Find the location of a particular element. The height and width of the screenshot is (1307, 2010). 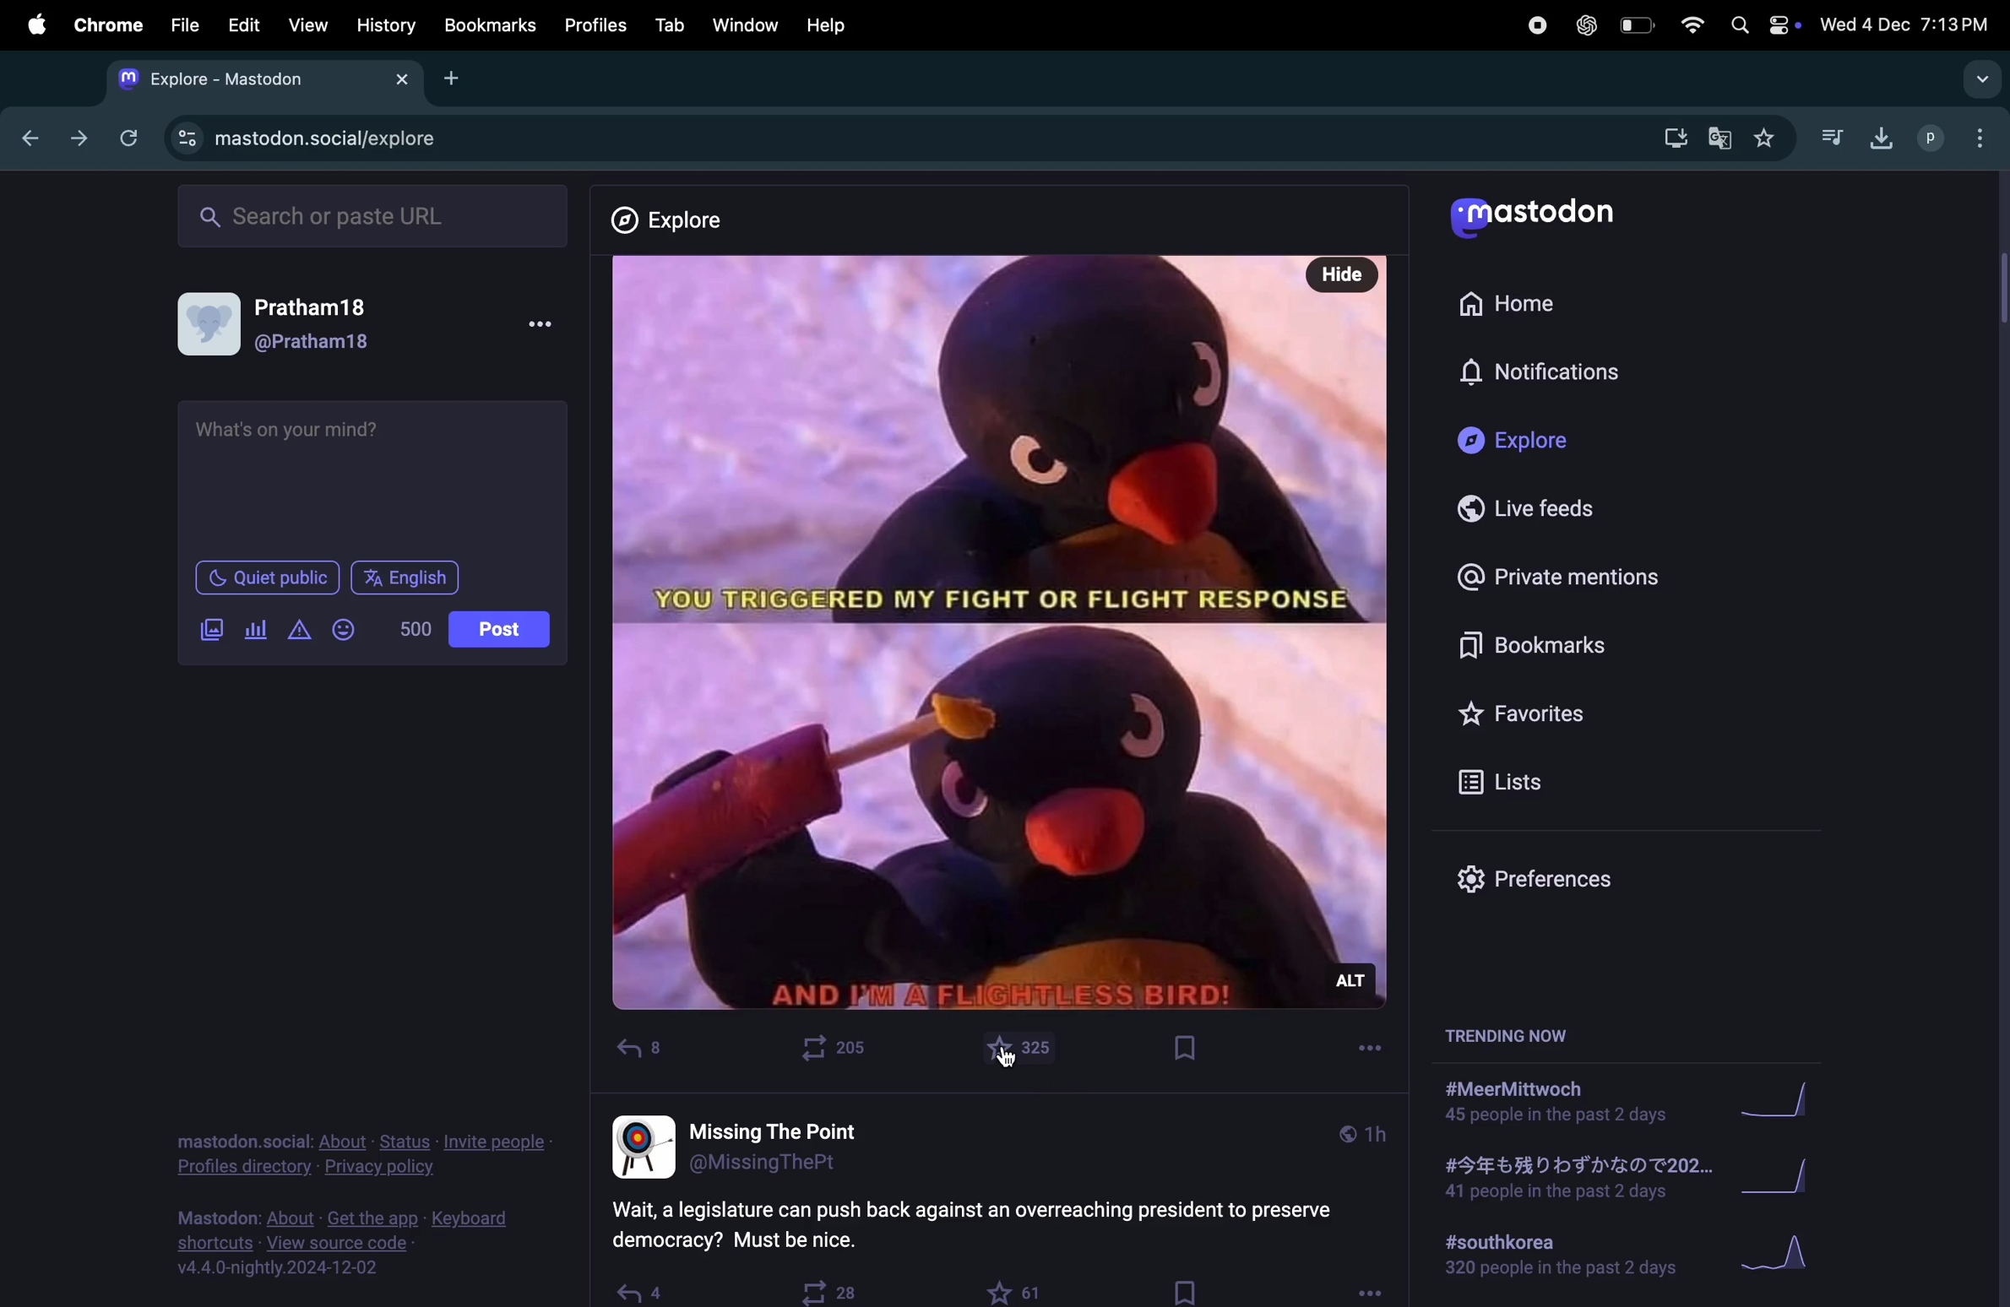

poll is located at coordinates (257, 628).